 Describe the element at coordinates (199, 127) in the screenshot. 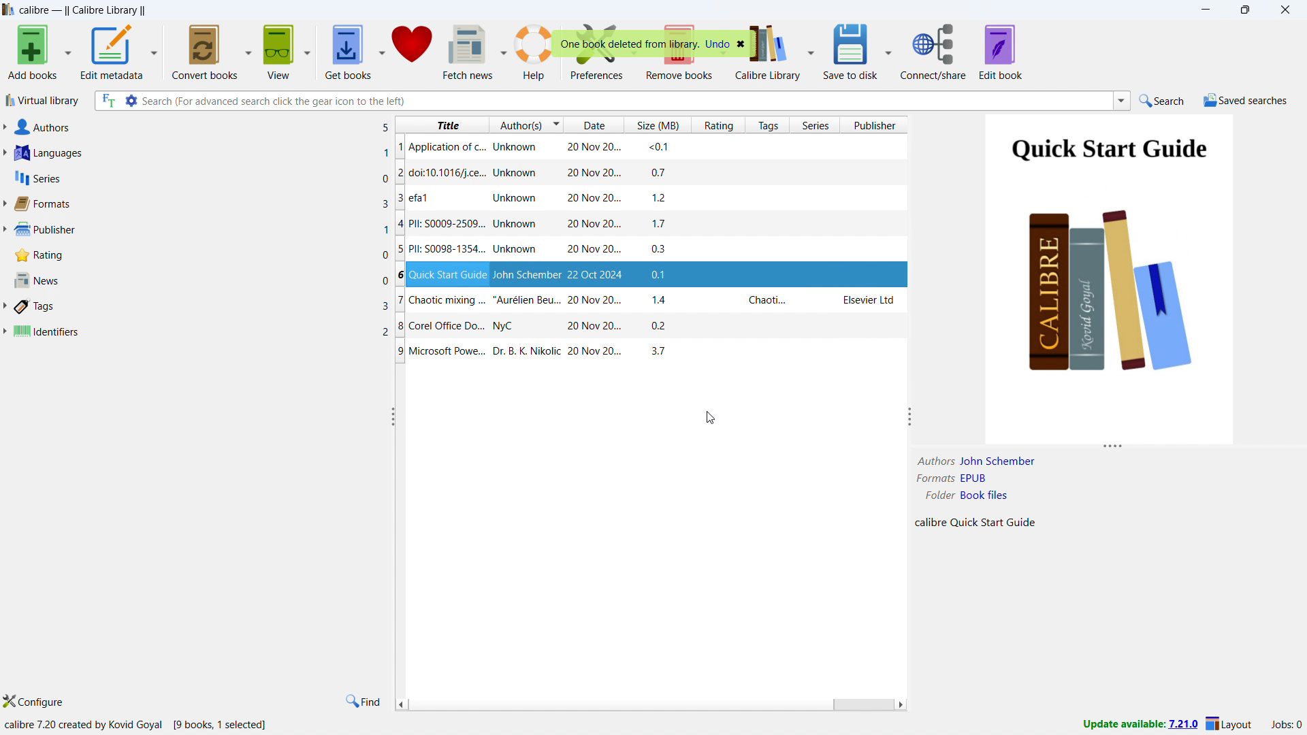

I see `authors` at that location.